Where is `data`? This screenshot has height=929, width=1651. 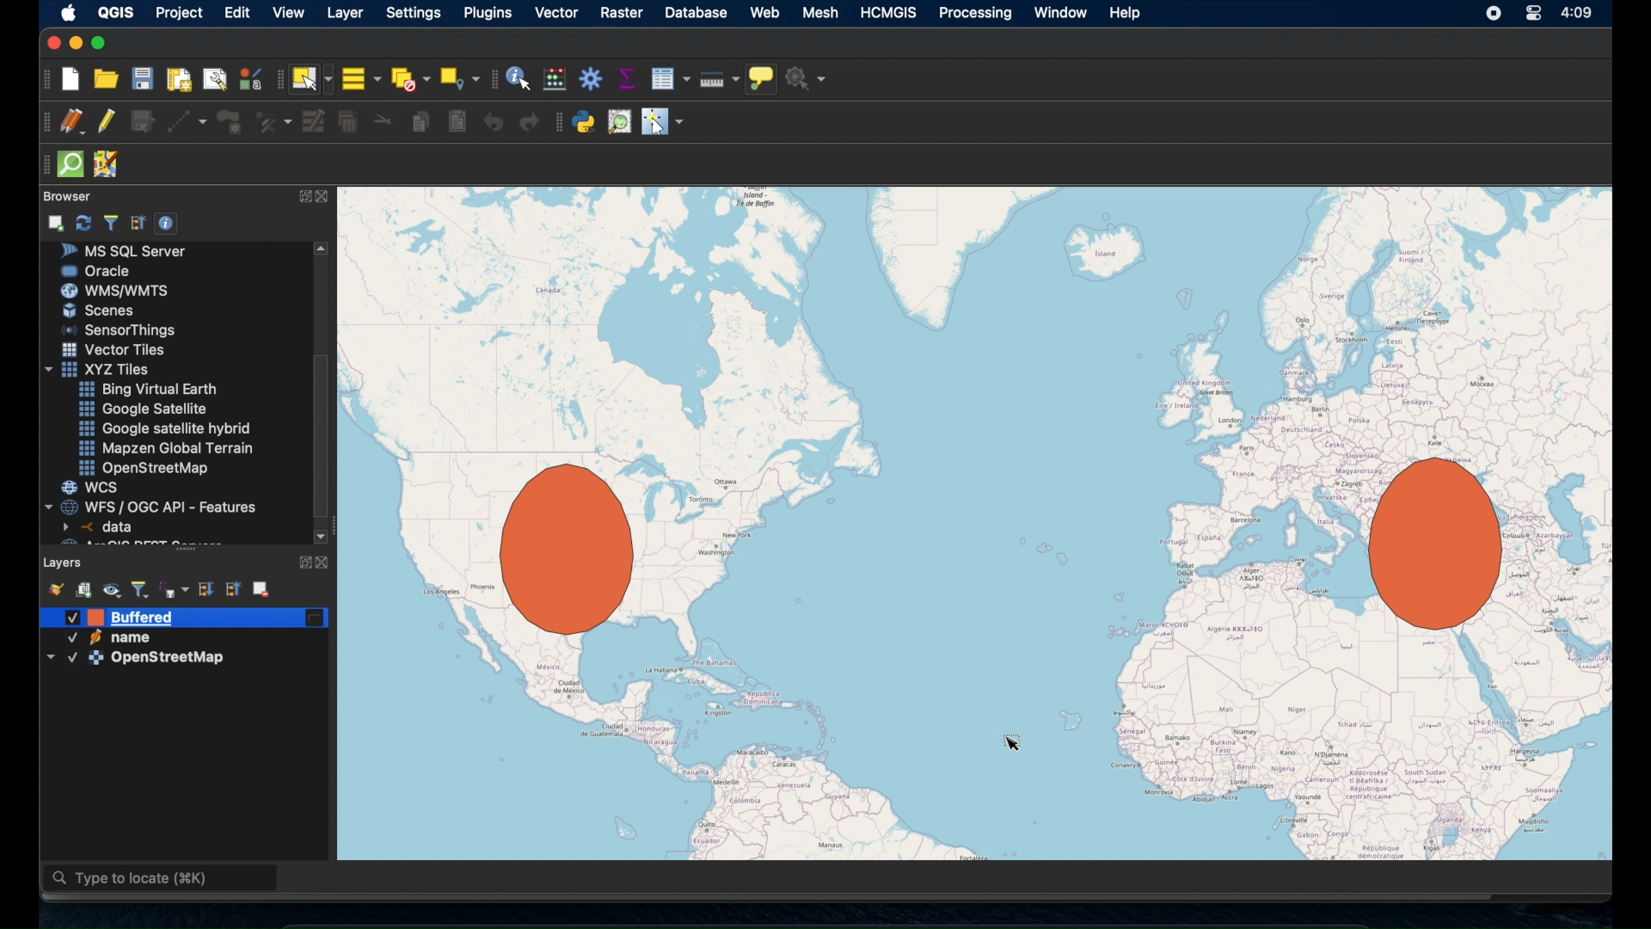 data is located at coordinates (101, 526).